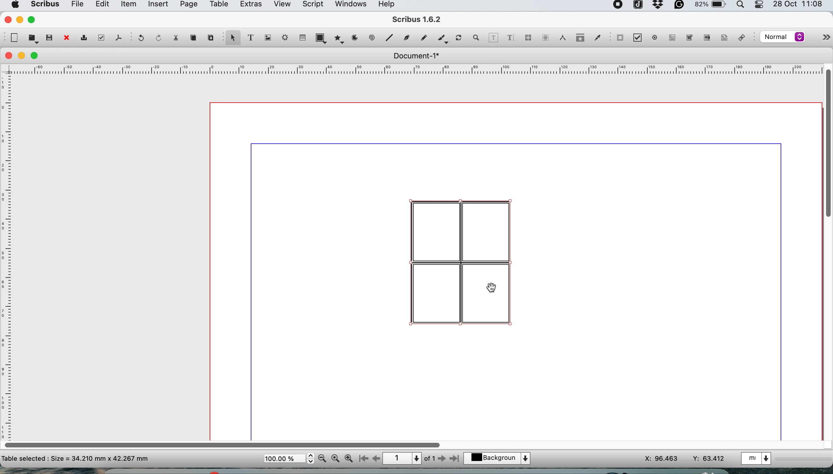 Image resolution: width=833 pixels, height=474 pixels. What do you see at coordinates (409, 459) in the screenshot?
I see `page 1 of 1` at bounding box center [409, 459].